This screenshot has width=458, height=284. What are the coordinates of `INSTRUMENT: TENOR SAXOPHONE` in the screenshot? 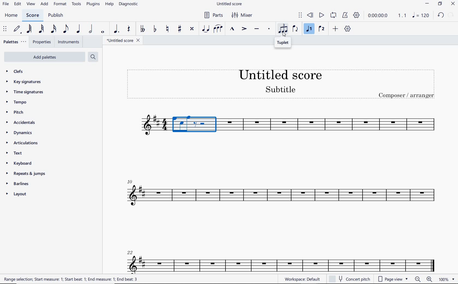 It's located at (330, 126).